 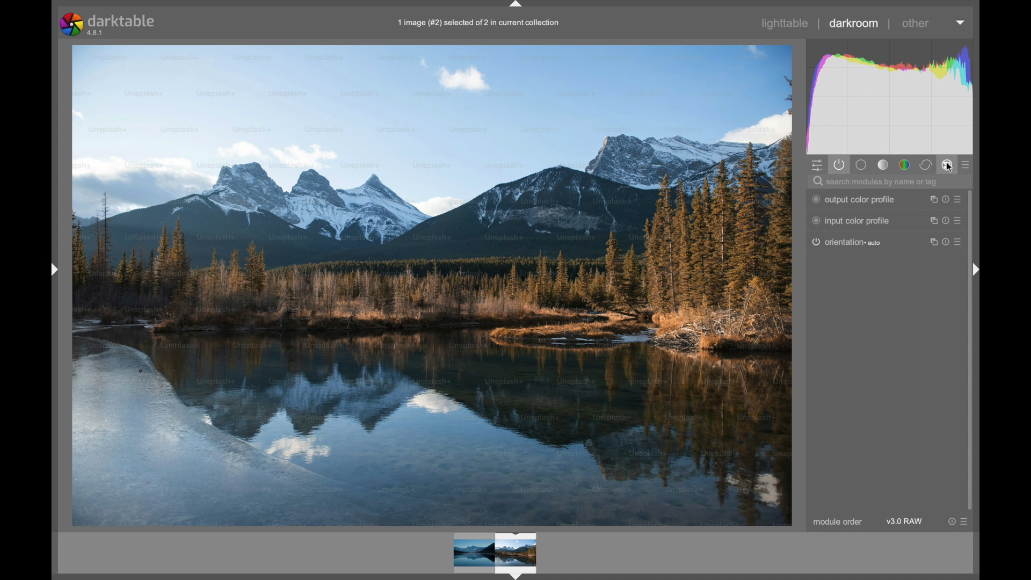 I want to click on quick access panel, so click(x=817, y=165).